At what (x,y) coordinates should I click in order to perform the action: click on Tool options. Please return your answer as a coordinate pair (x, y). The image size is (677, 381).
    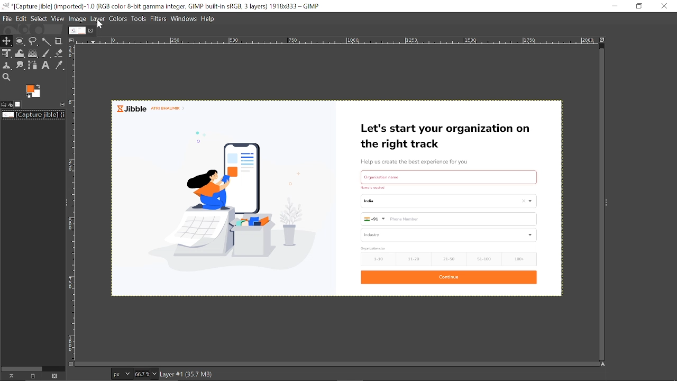
    Looking at the image, I should click on (4, 105).